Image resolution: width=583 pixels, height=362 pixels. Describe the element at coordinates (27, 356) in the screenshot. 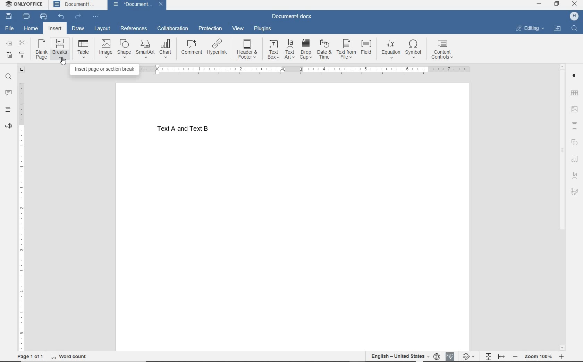

I see `PAGE 1 OF 1` at that location.